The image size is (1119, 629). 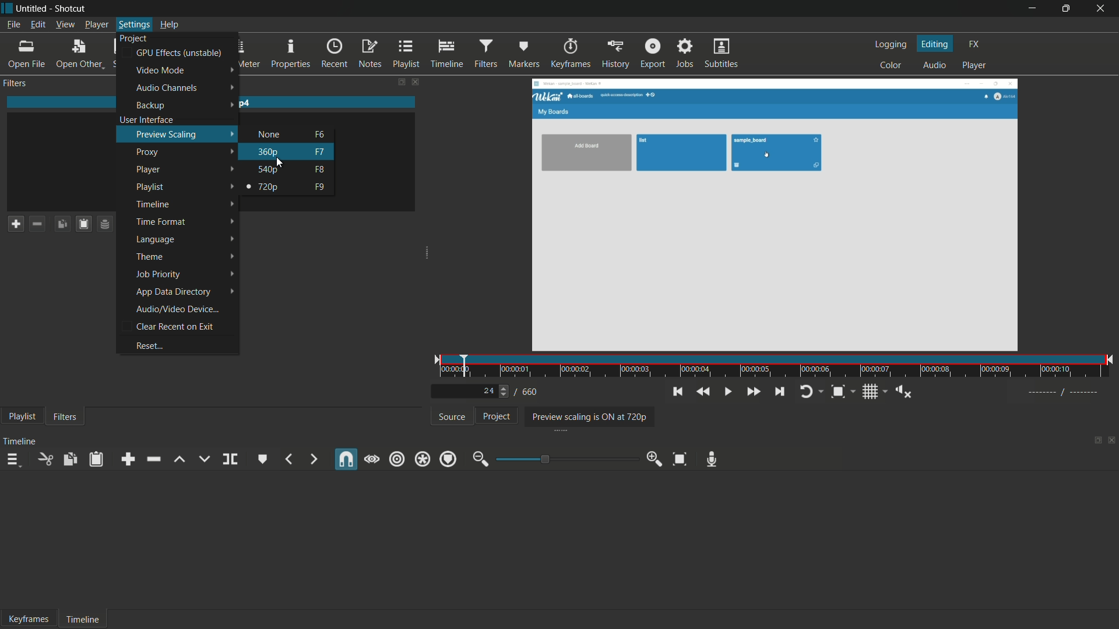 I want to click on previous marker, so click(x=288, y=459).